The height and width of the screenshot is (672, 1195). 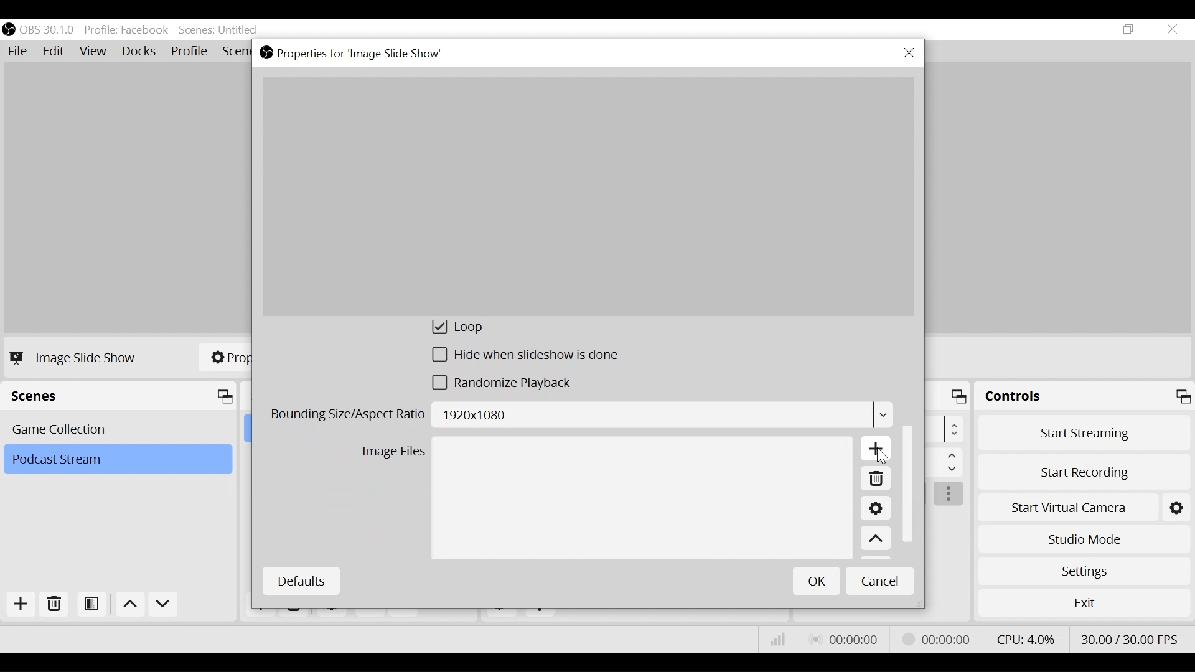 What do you see at coordinates (117, 460) in the screenshot?
I see `Scene ` at bounding box center [117, 460].